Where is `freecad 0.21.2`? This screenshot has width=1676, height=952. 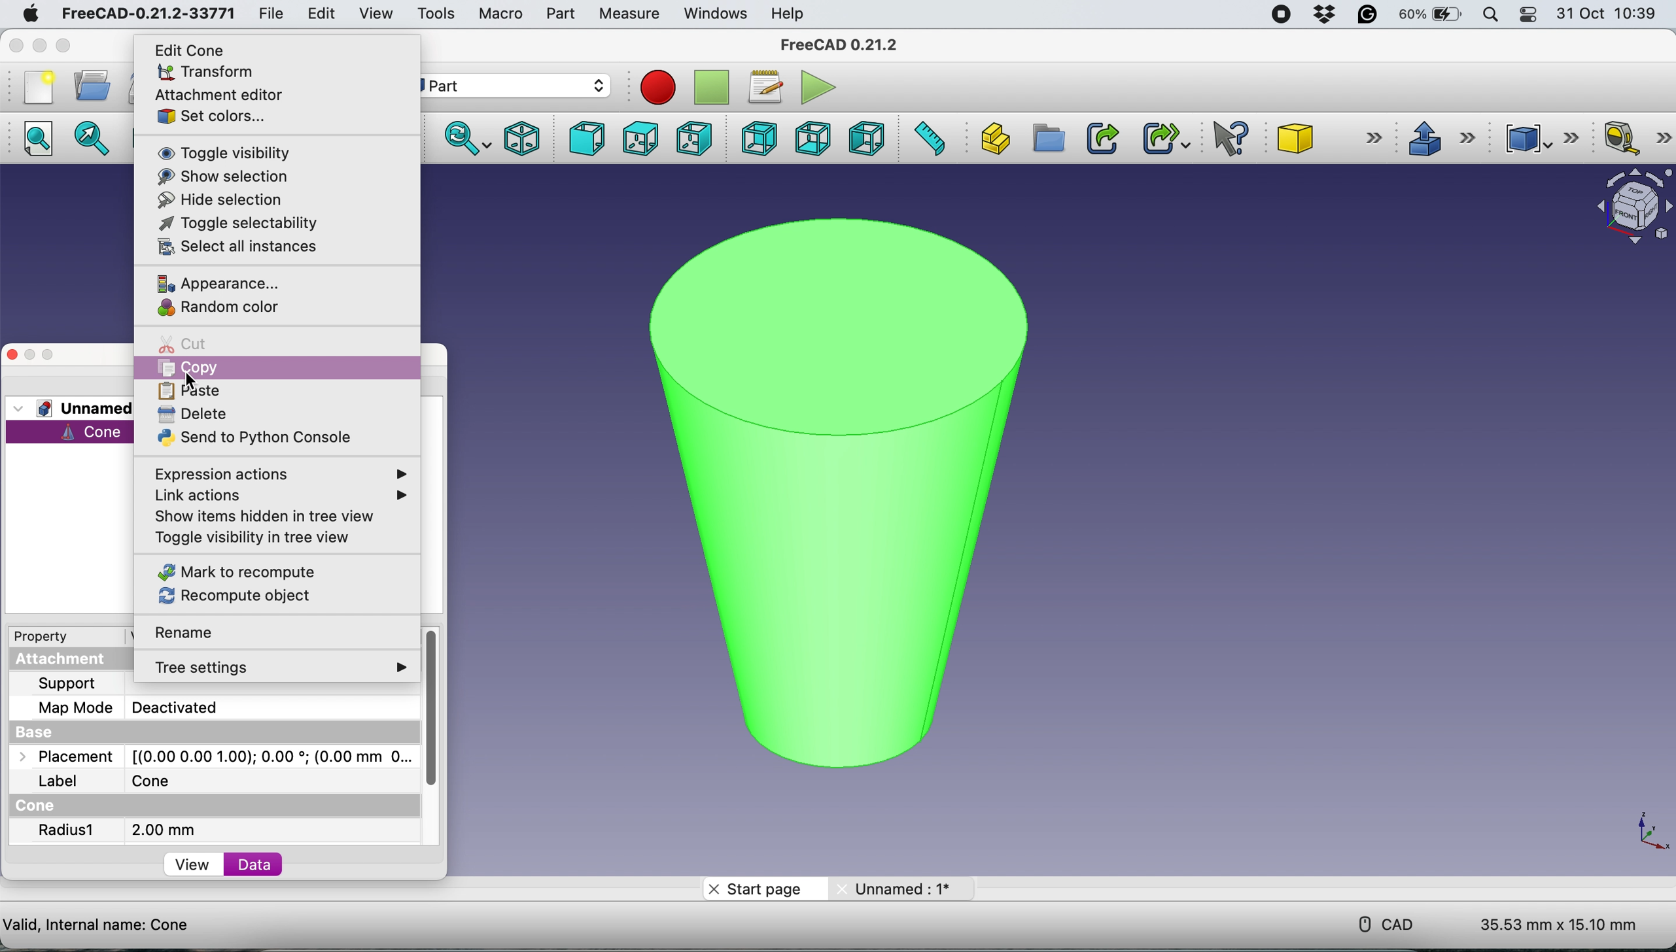 freecad 0.21.2 is located at coordinates (836, 44).